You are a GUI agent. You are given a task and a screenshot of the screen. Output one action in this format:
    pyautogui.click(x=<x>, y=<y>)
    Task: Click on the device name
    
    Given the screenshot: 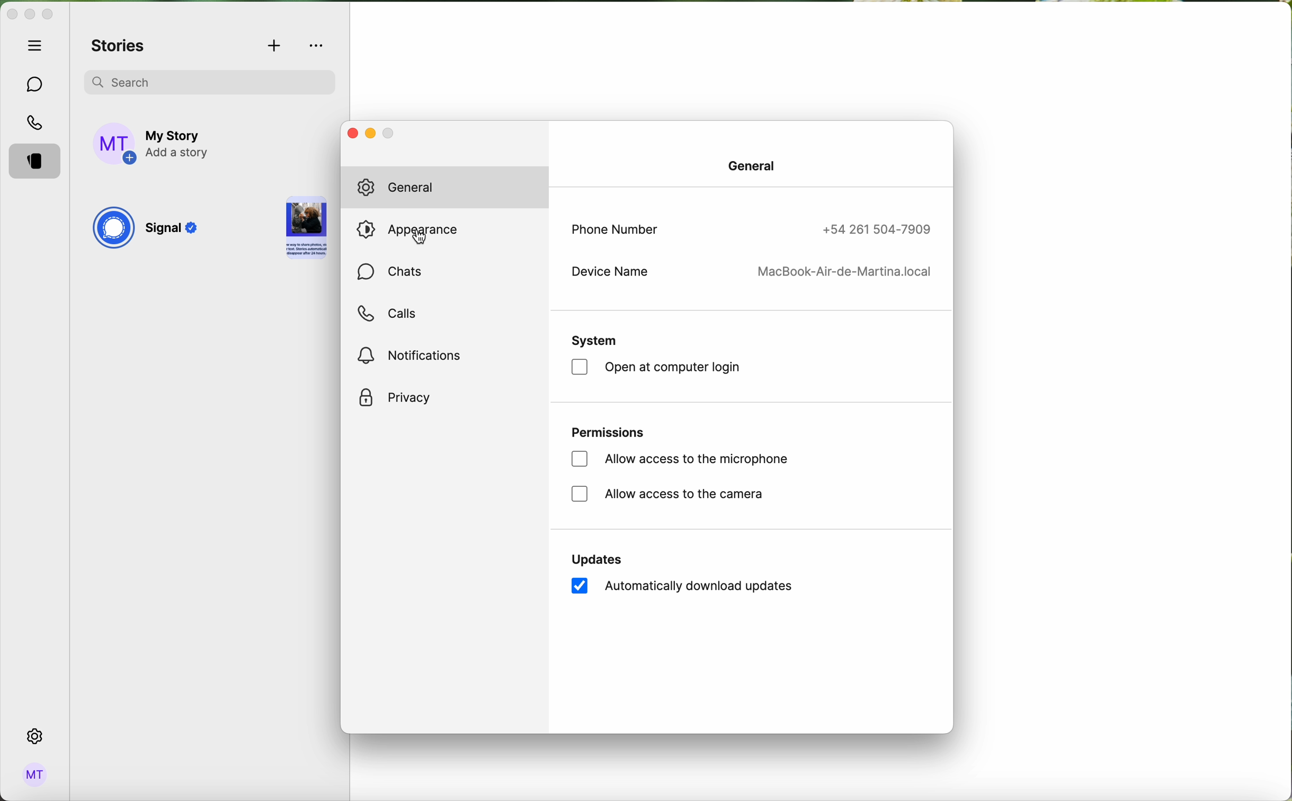 What is the action you would take?
    pyautogui.click(x=749, y=270)
    